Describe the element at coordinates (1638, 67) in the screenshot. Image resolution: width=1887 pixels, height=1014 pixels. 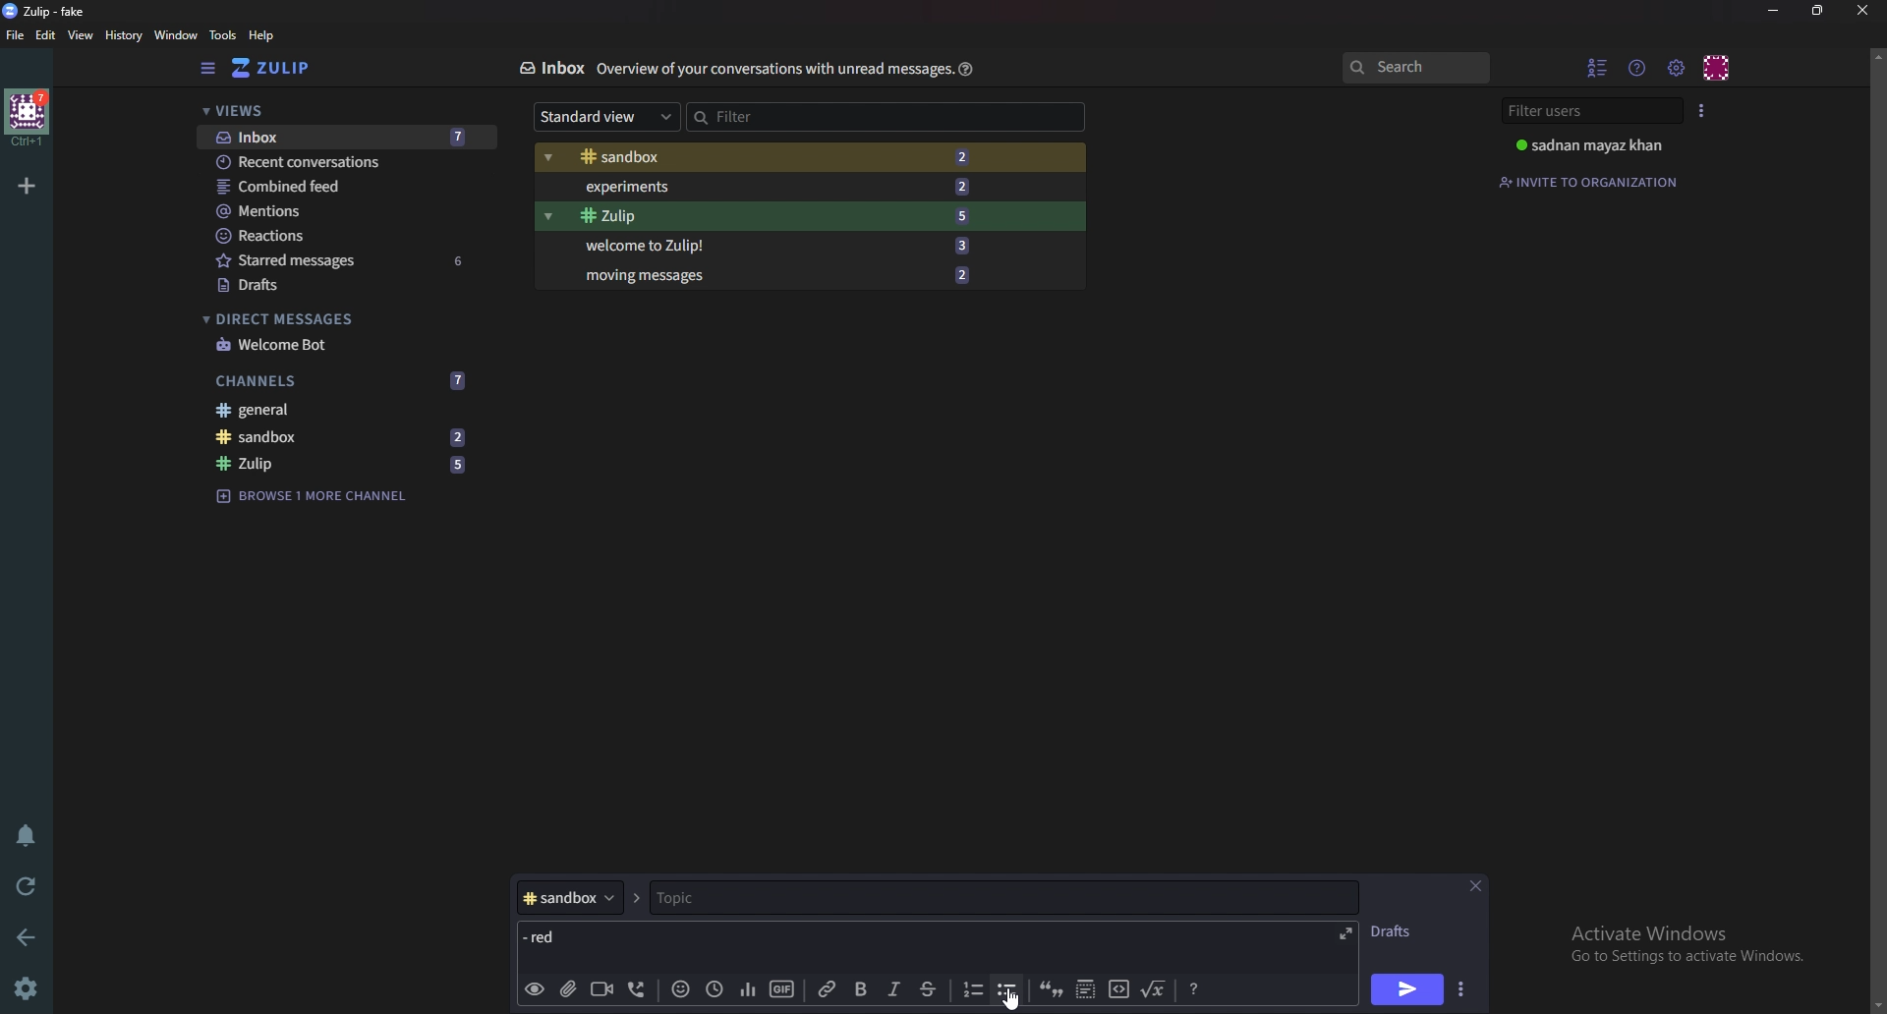
I see `Help menu` at that location.